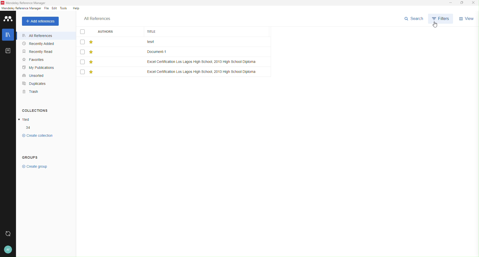  What do you see at coordinates (106, 31) in the screenshot?
I see `authors` at bounding box center [106, 31].